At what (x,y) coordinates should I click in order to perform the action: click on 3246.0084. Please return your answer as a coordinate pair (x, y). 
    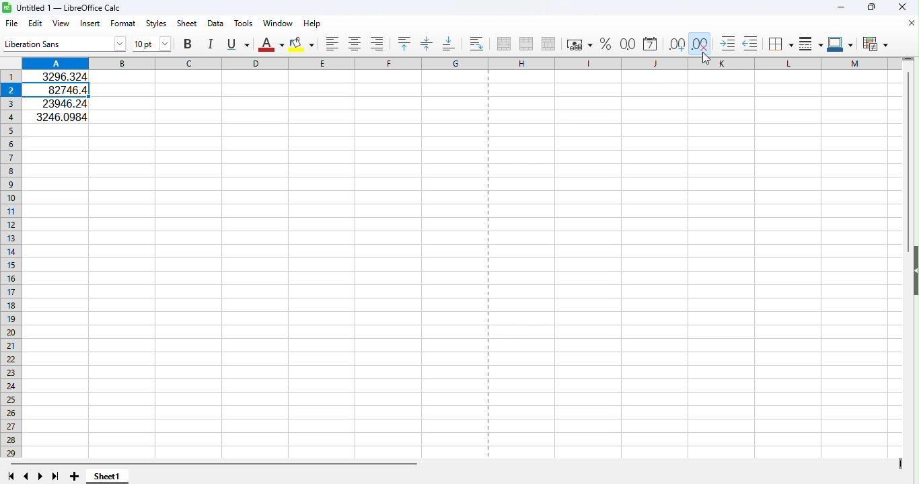
    Looking at the image, I should click on (61, 116).